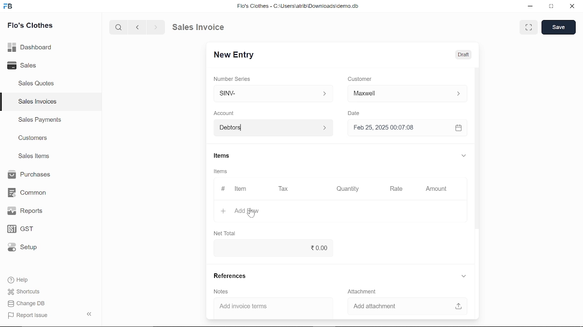 This screenshot has width=583, height=327. What do you see at coordinates (465, 277) in the screenshot?
I see `expand` at bounding box center [465, 277].